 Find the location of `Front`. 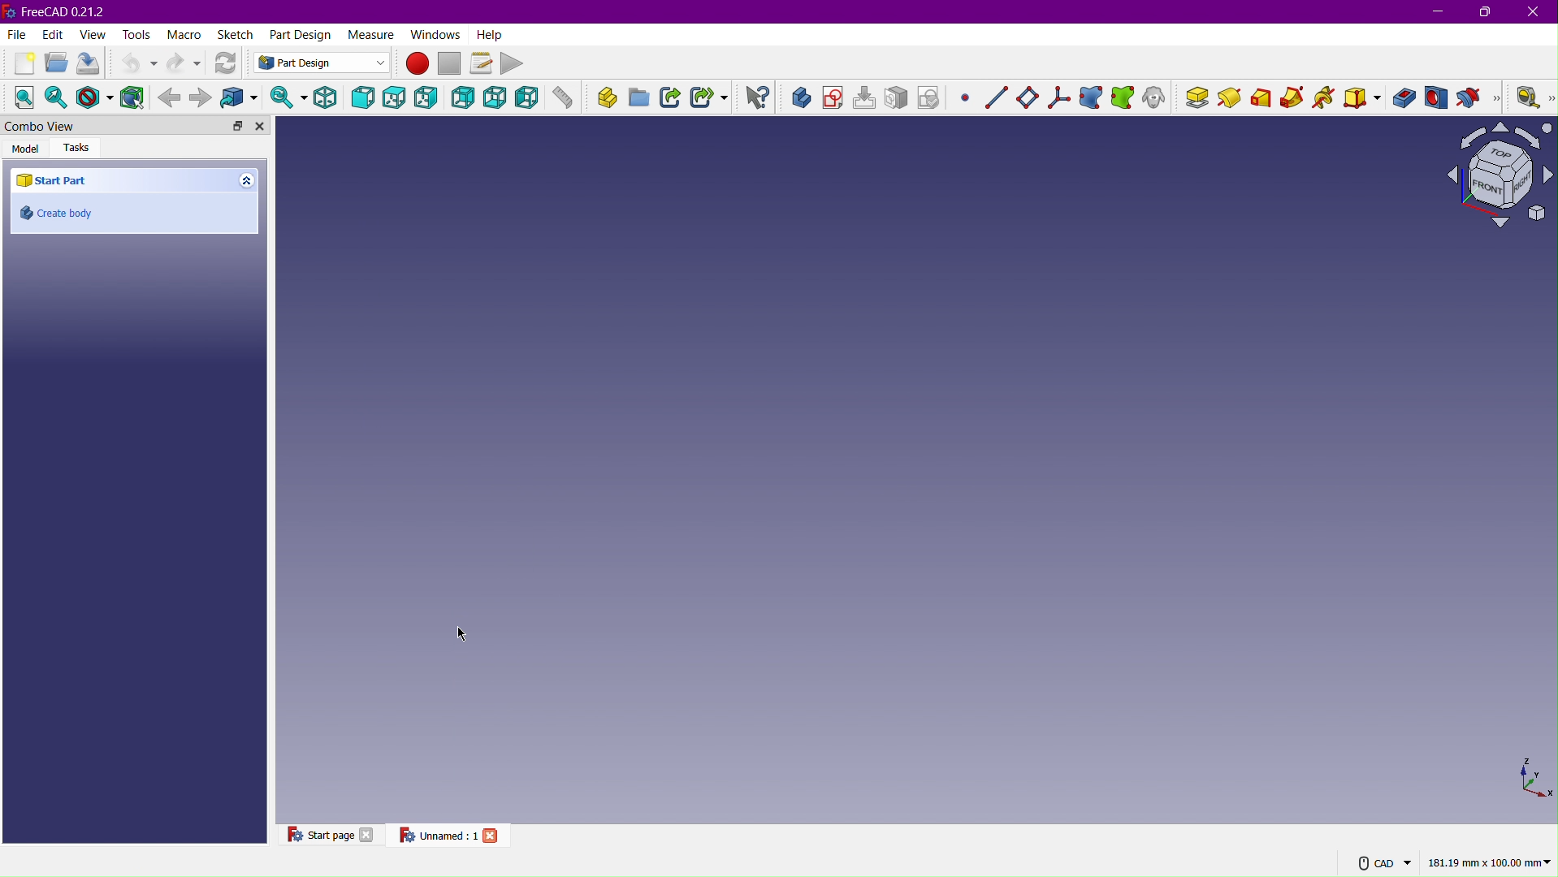

Front is located at coordinates (361, 97).